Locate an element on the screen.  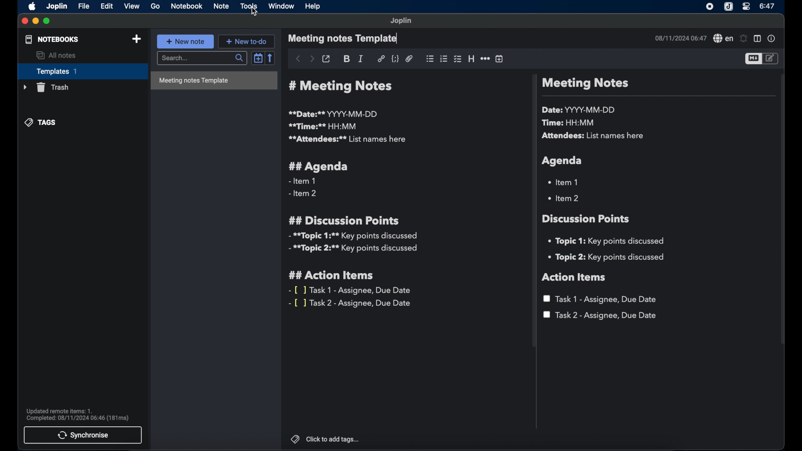
file is located at coordinates (84, 6).